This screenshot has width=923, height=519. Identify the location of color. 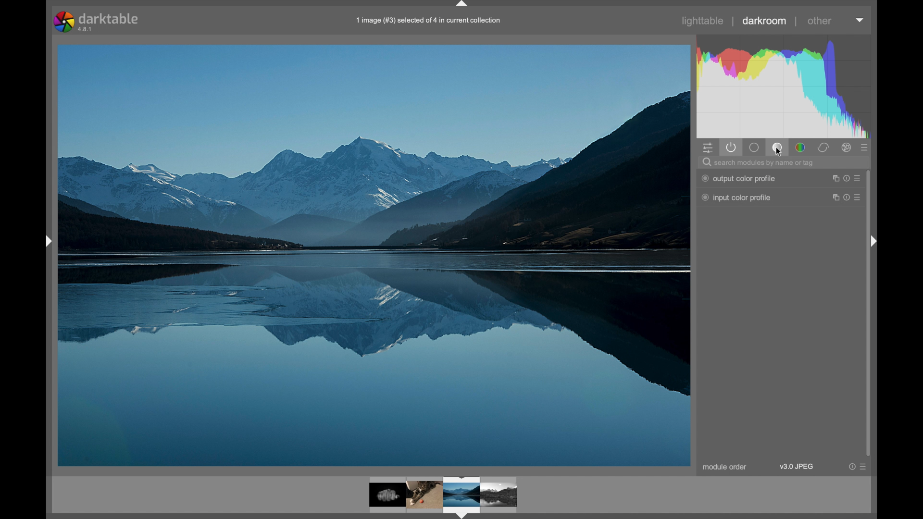
(800, 148).